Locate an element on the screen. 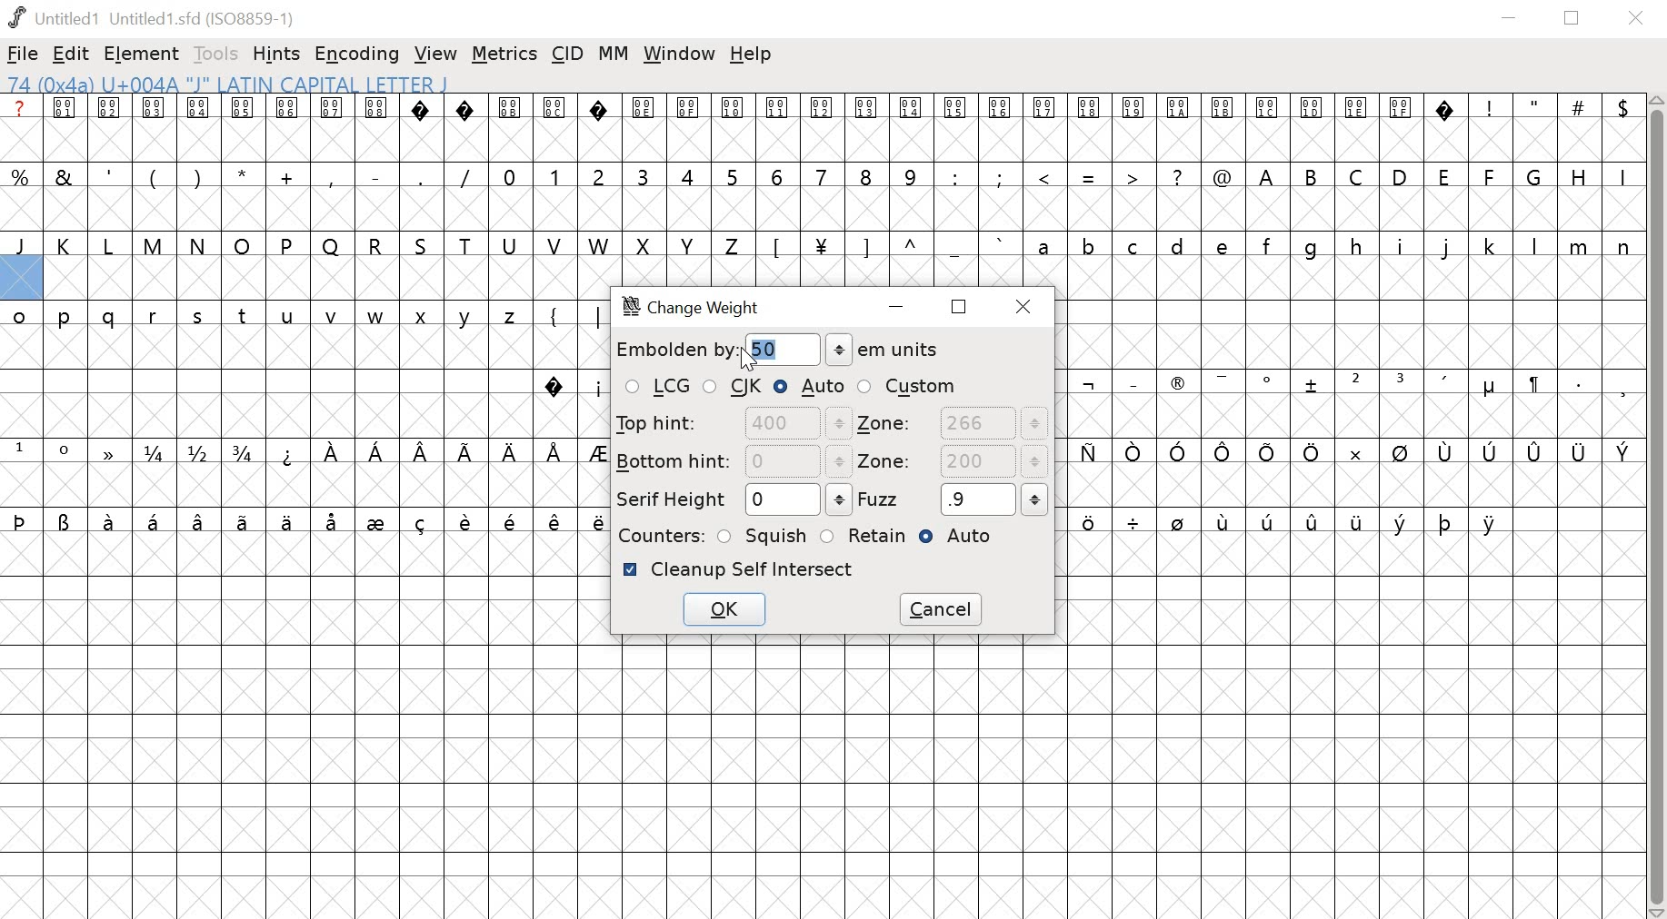  uppercase letters is located at coordinates (1443, 175).